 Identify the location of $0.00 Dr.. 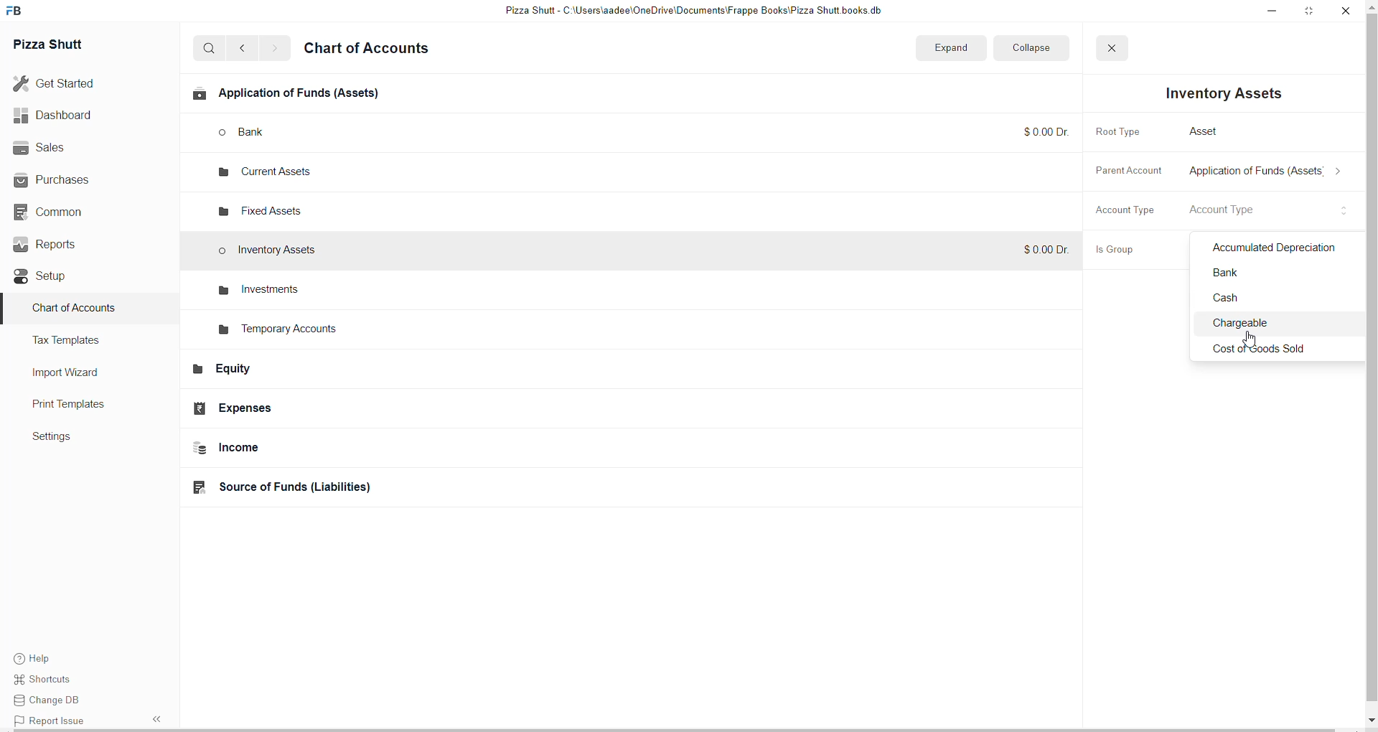
(1039, 131).